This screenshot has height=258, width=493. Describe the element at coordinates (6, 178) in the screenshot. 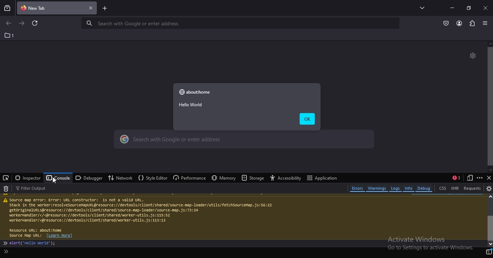

I see `pick an element from the page` at that location.